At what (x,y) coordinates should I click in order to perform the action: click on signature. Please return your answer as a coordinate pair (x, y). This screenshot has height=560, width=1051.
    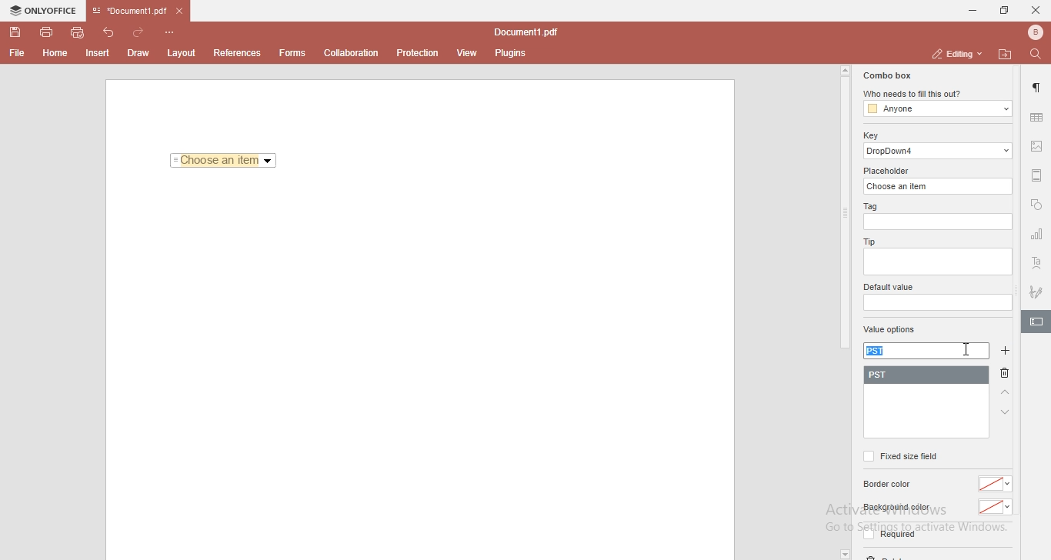
    Looking at the image, I should click on (1037, 289).